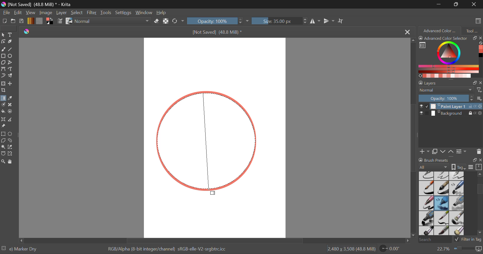  Describe the element at coordinates (3, 140) in the screenshot. I see `Polygonal Selection Tool` at that location.